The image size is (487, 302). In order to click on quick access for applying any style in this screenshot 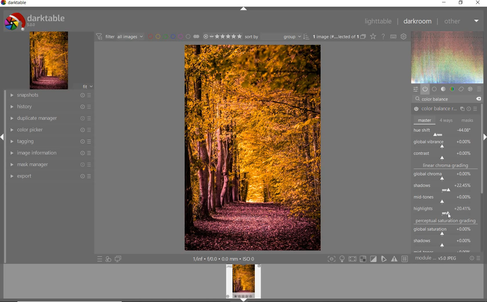, I will do `click(108, 259)`.